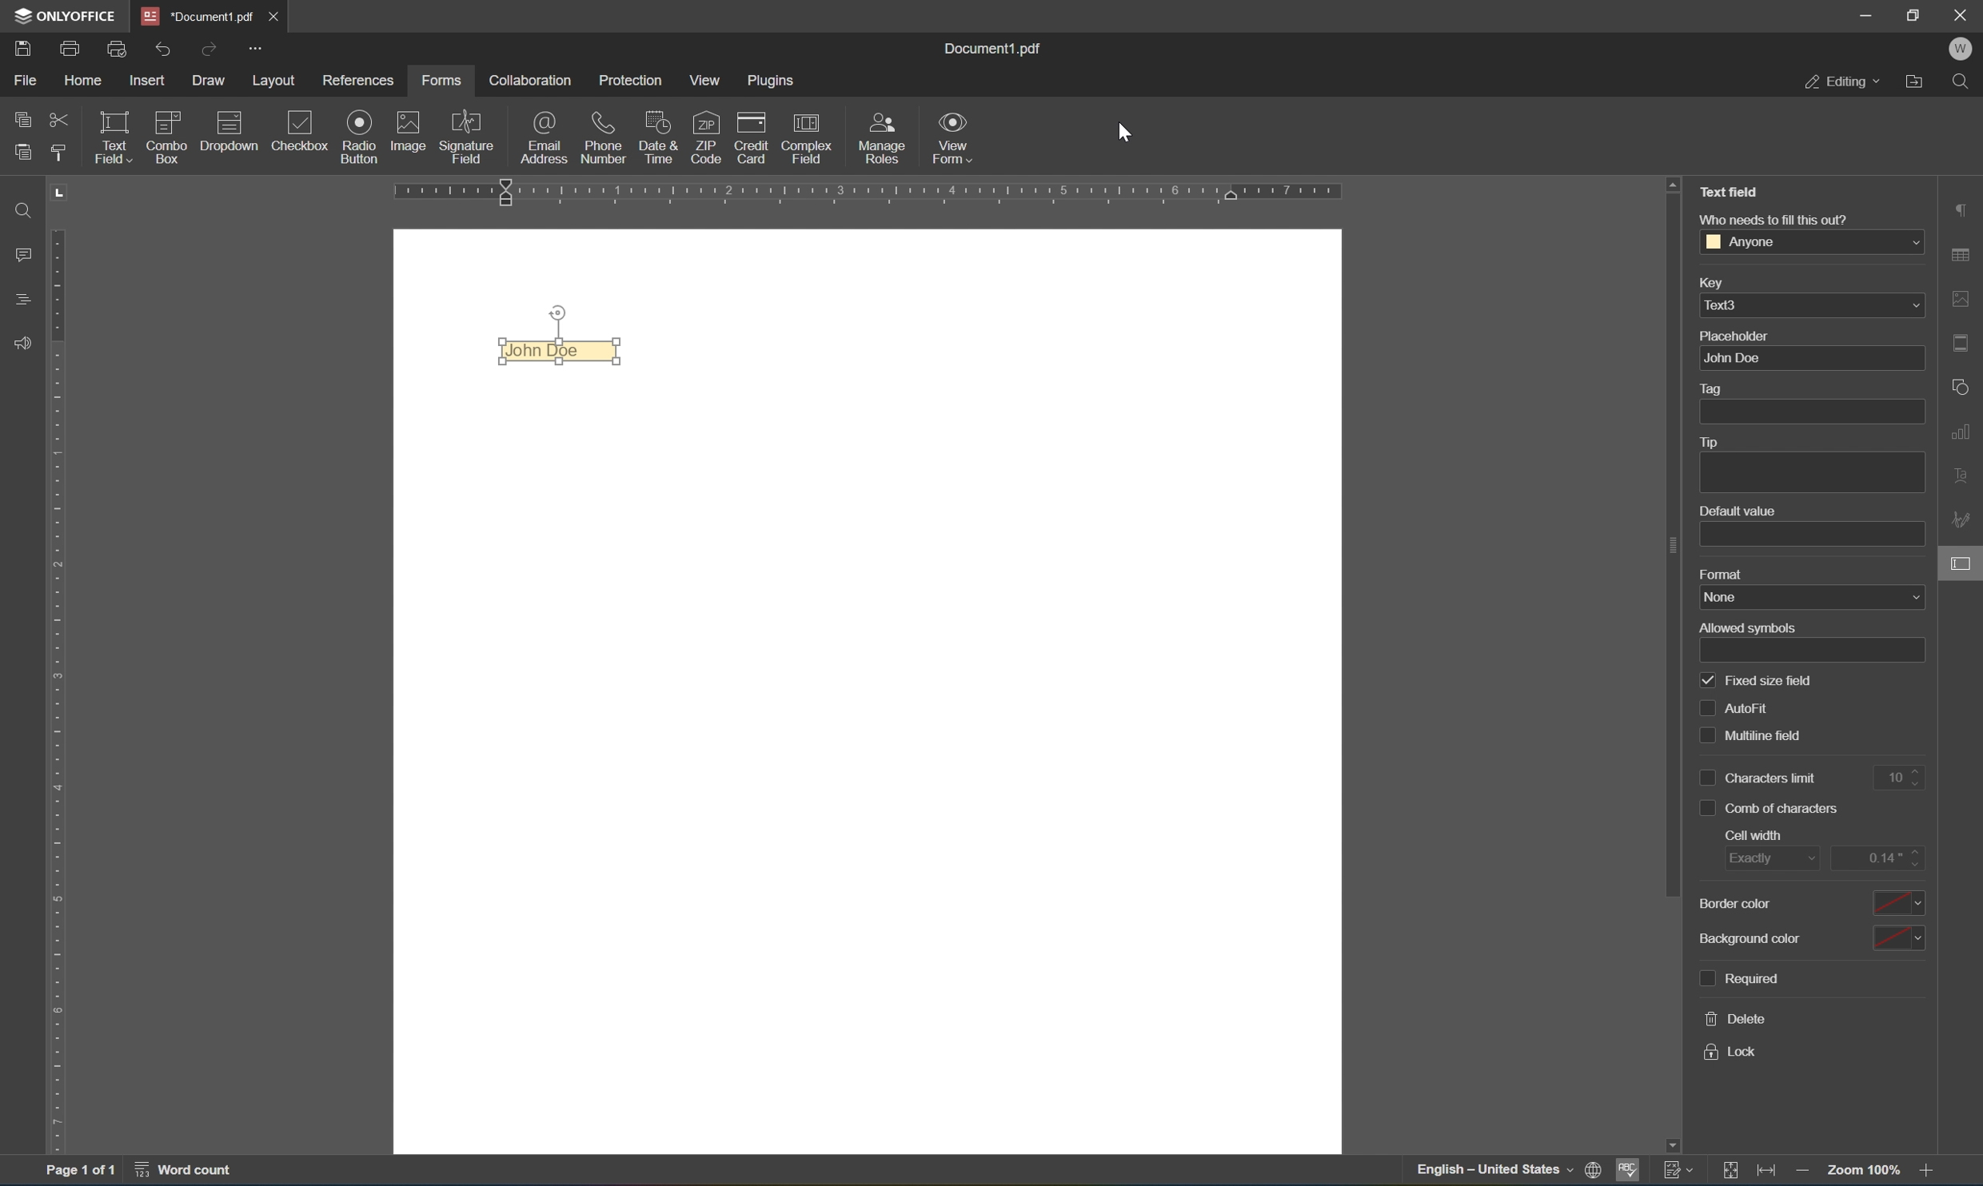 Image resolution: width=1983 pixels, height=1186 pixels. I want to click on plugins, so click(771, 80).